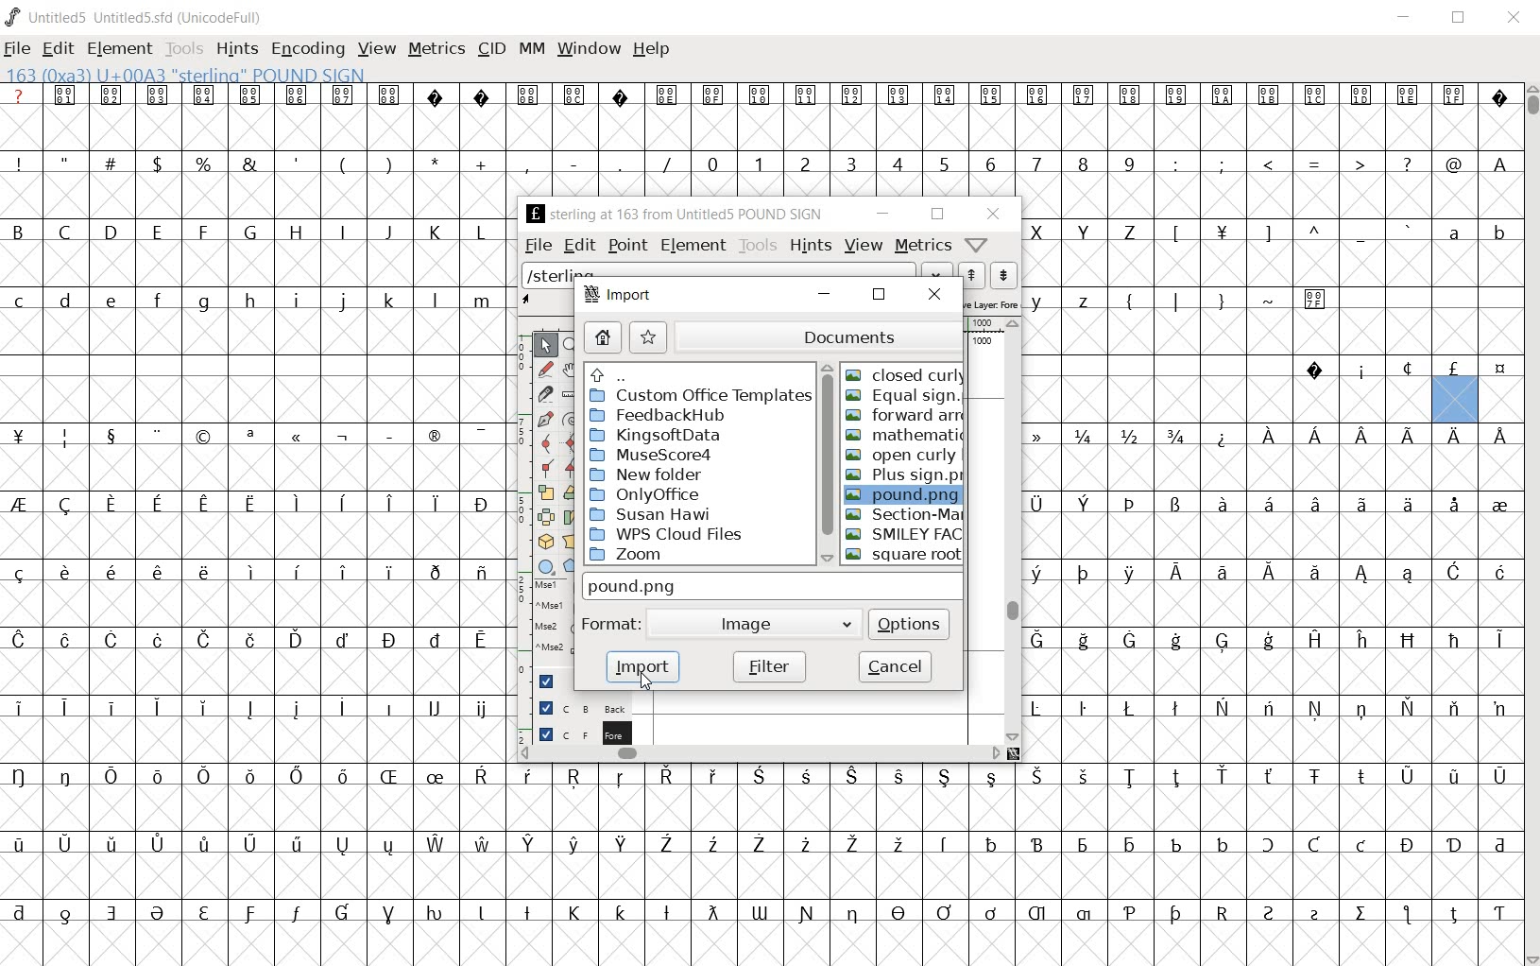 The image size is (1540, 966). What do you see at coordinates (978, 245) in the screenshot?
I see `Help/Window` at bounding box center [978, 245].